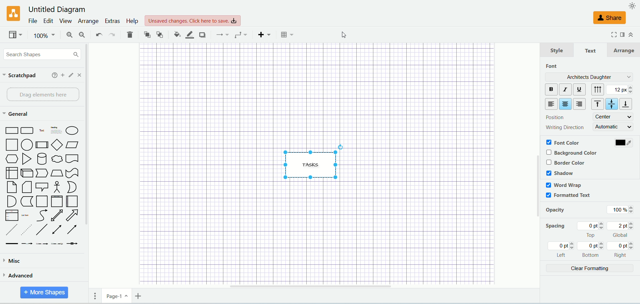 This screenshot has height=304, width=640. I want to click on Cloud, so click(57, 159).